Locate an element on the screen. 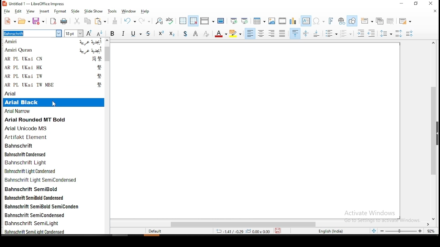 The width and height of the screenshot is (440, 247). set line spacing is located at coordinates (386, 33).